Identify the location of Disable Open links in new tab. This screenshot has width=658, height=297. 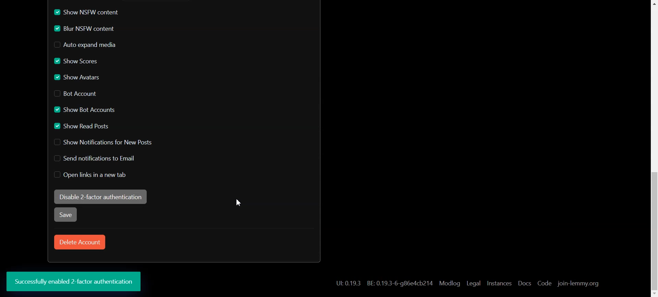
(91, 175).